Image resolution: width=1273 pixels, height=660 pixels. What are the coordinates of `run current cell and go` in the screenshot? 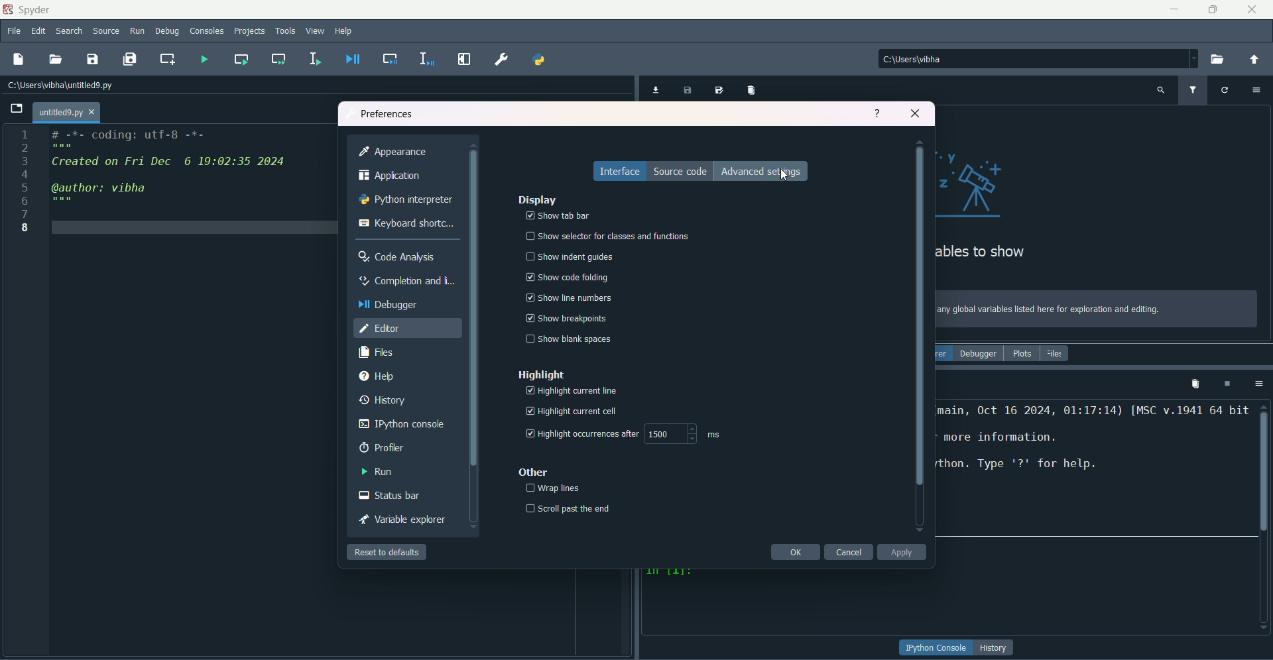 It's located at (278, 58).